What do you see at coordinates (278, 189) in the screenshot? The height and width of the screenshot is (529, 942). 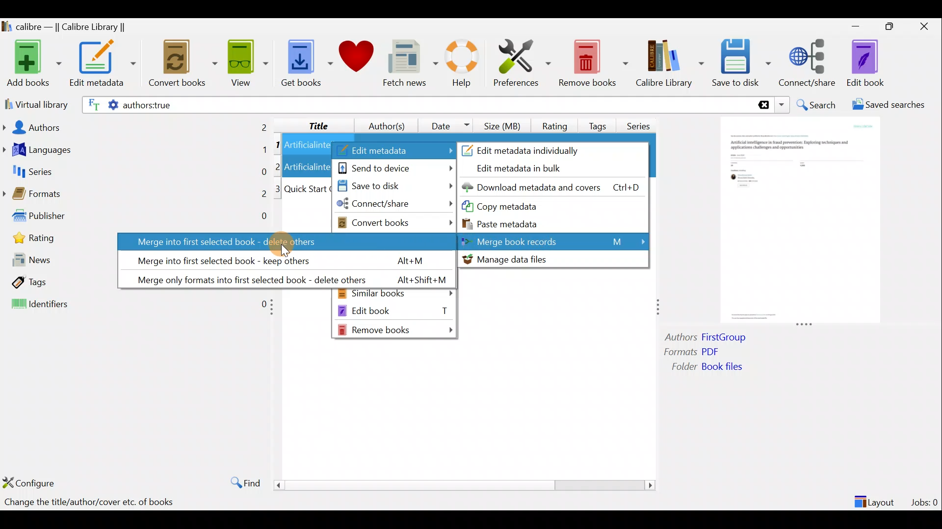 I see `3` at bounding box center [278, 189].